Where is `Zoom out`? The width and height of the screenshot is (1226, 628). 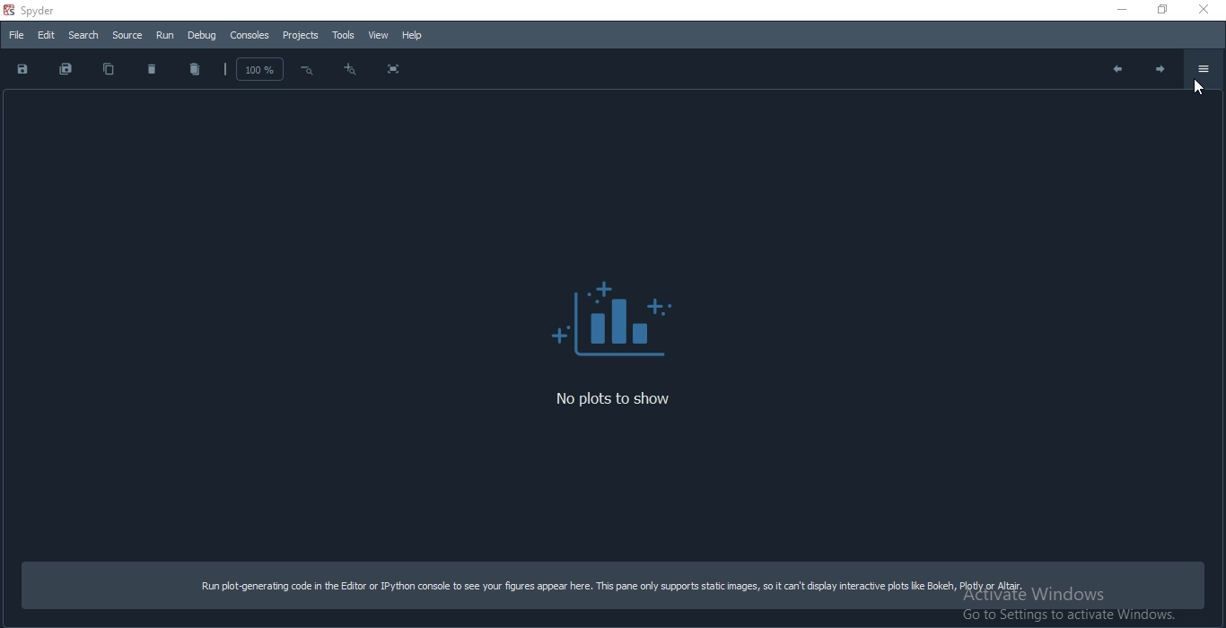 Zoom out is located at coordinates (349, 72).